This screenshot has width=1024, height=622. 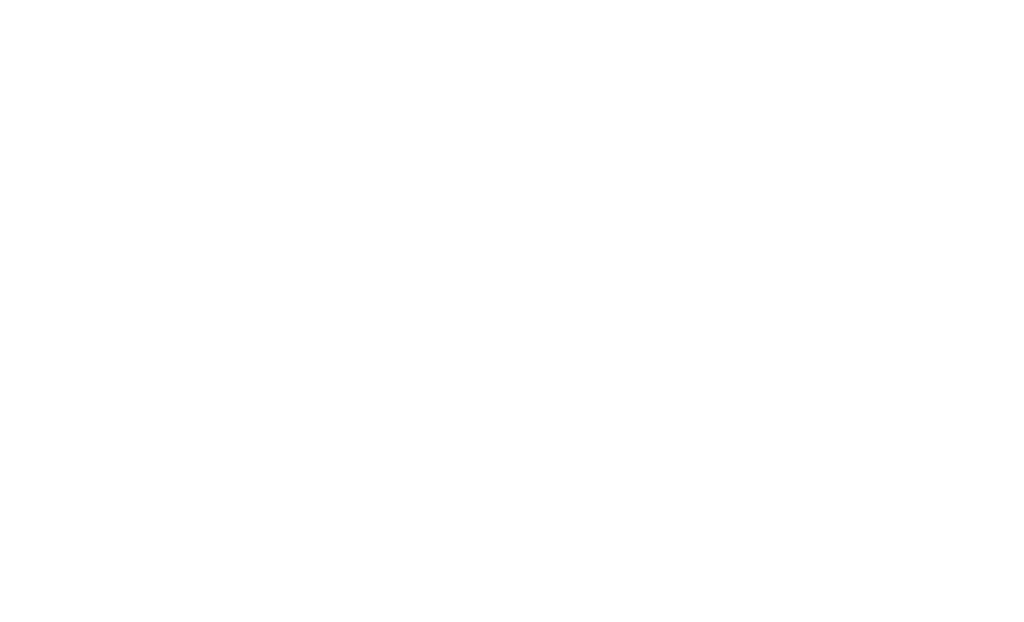 What do you see at coordinates (95, 586) in the screenshot?
I see `Move up` at bounding box center [95, 586].